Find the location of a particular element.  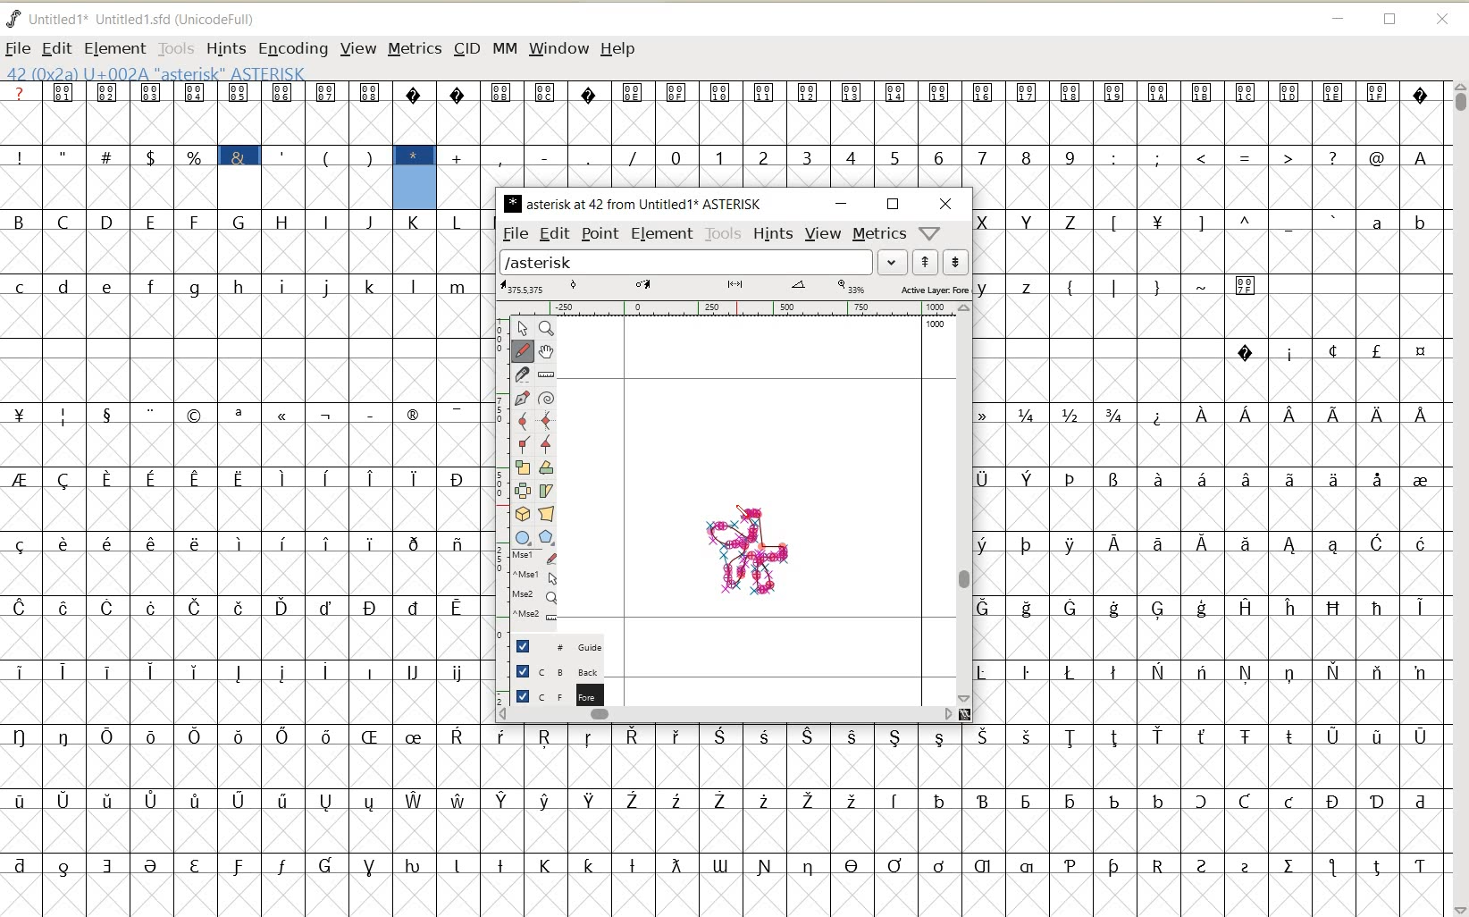

CID is located at coordinates (465, 48).